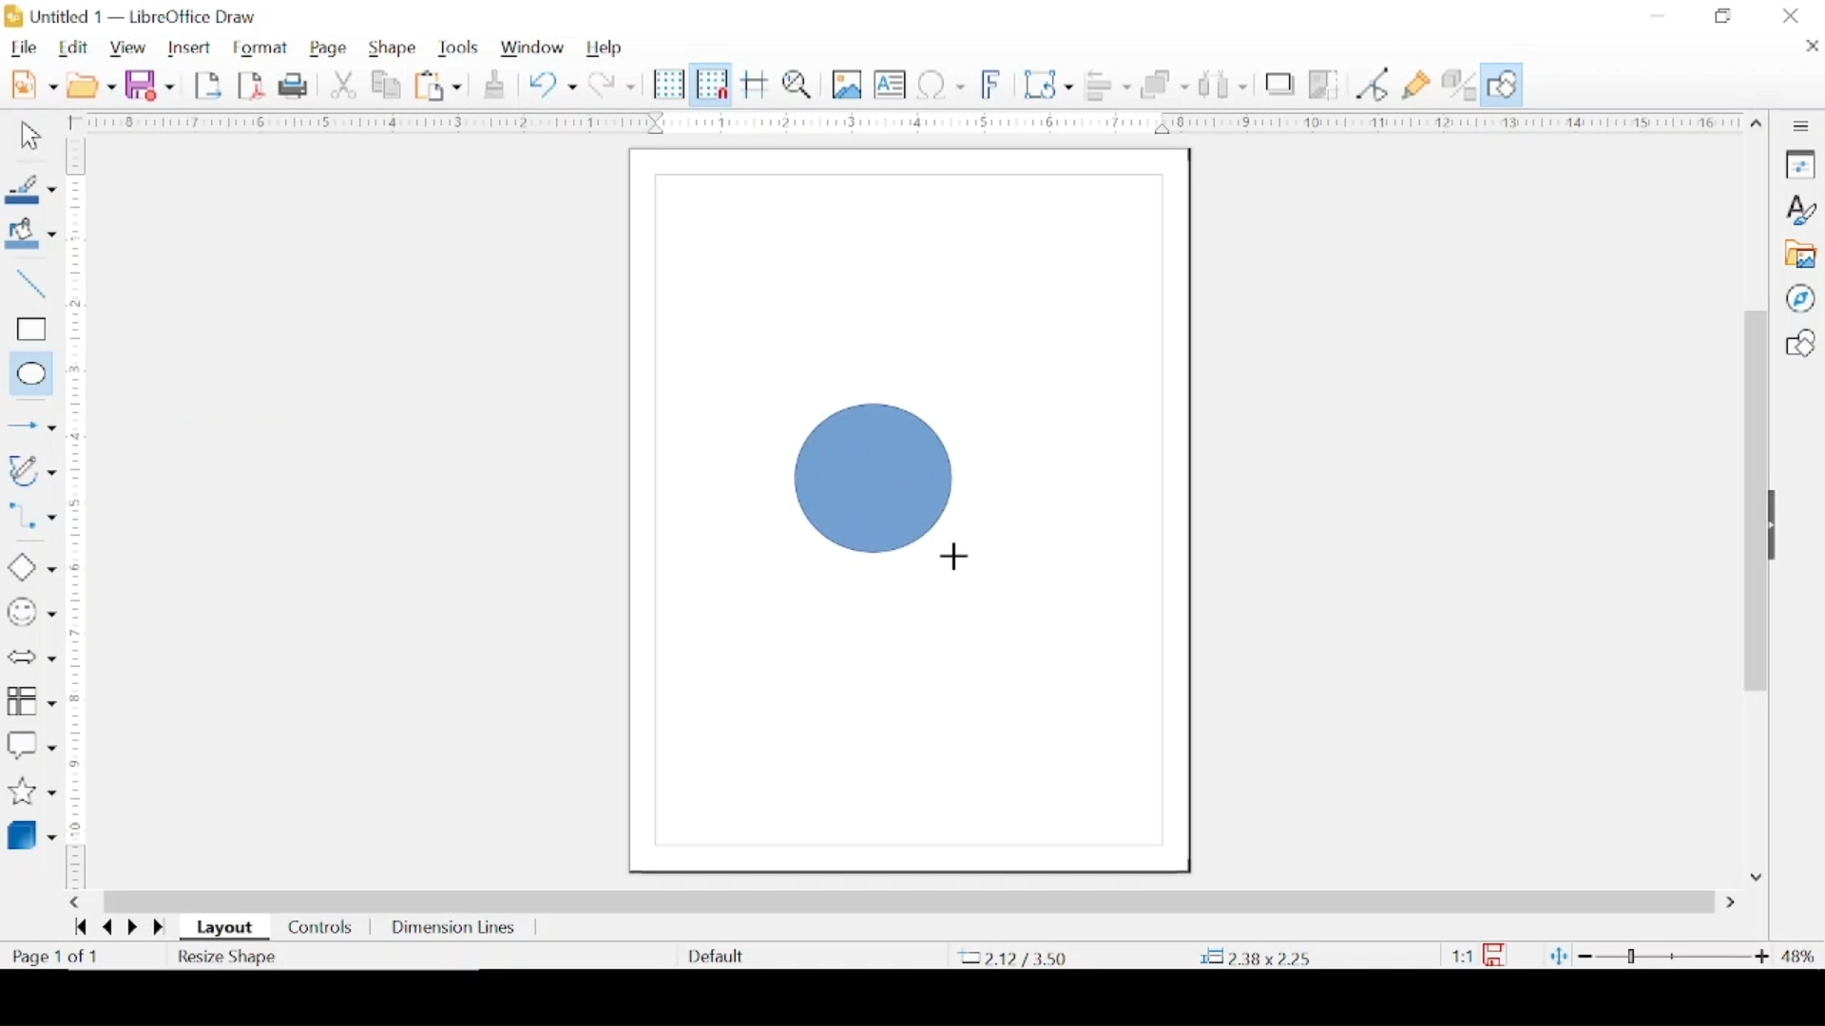 The height and width of the screenshot is (1026, 1825). I want to click on paste, so click(440, 86).